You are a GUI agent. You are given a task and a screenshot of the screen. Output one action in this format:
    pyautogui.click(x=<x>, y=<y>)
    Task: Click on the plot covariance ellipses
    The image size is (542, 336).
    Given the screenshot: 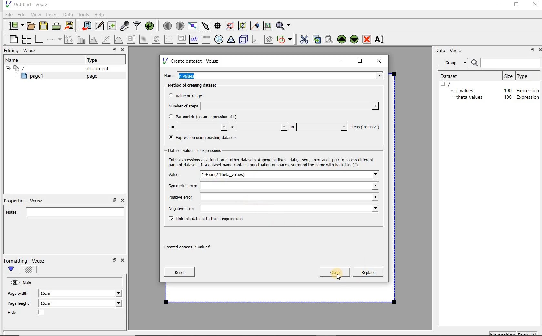 What is the action you would take?
    pyautogui.click(x=269, y=39)
    